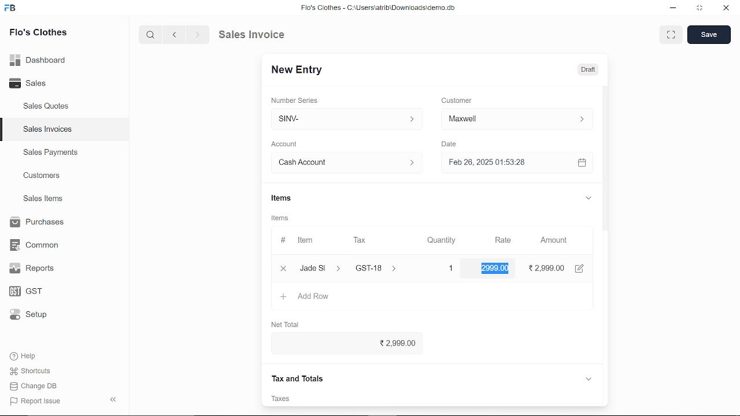 The height and width of the screenshot is (416, 740). Describe the element at coordinates (51, 131) in the screenshot. I see `Sales Invoices` at that location.